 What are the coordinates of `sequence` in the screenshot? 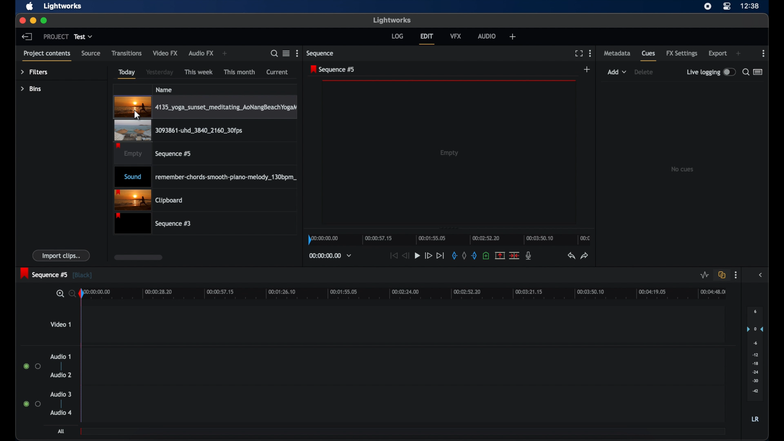 It's located at (321, 53).